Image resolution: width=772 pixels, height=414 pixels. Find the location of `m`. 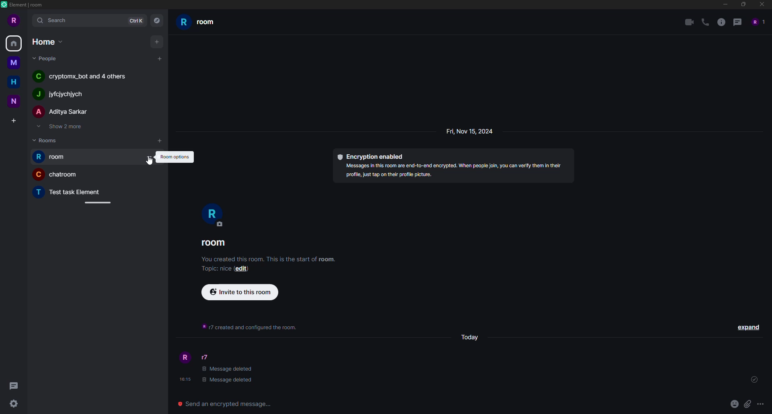

m is located at coordinates (13, 64).